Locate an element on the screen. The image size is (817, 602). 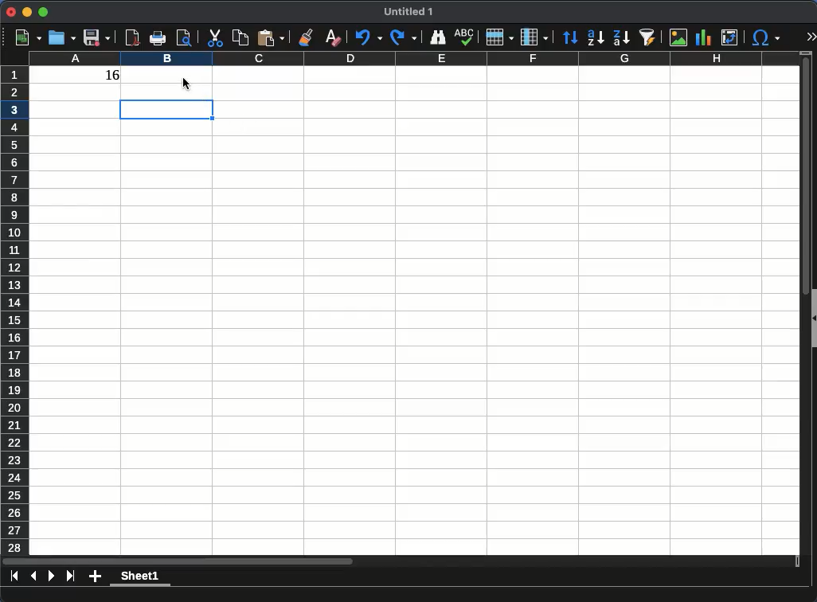
pdf preview is located at coordinates (133, 37).